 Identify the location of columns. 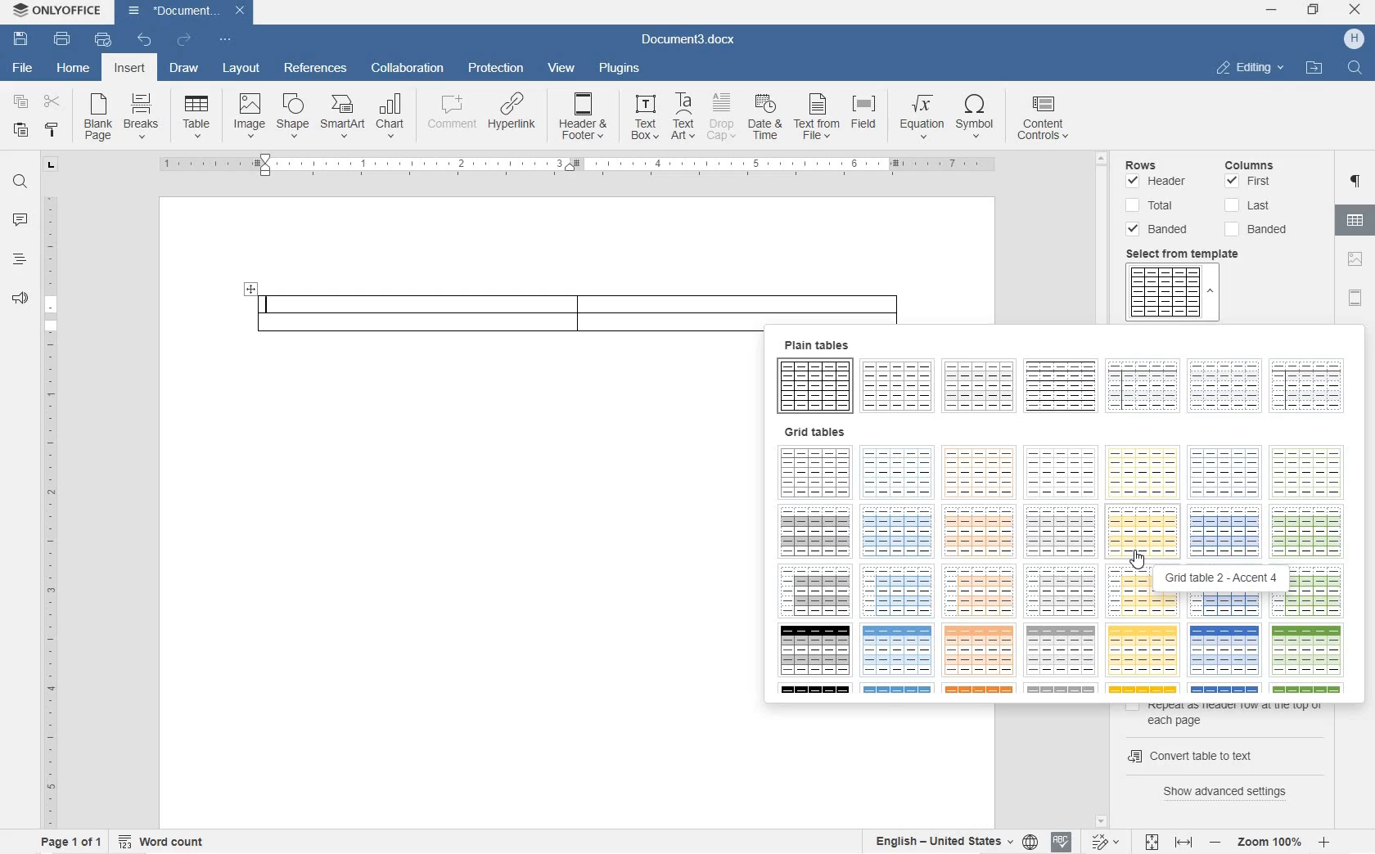
(1258, 163).